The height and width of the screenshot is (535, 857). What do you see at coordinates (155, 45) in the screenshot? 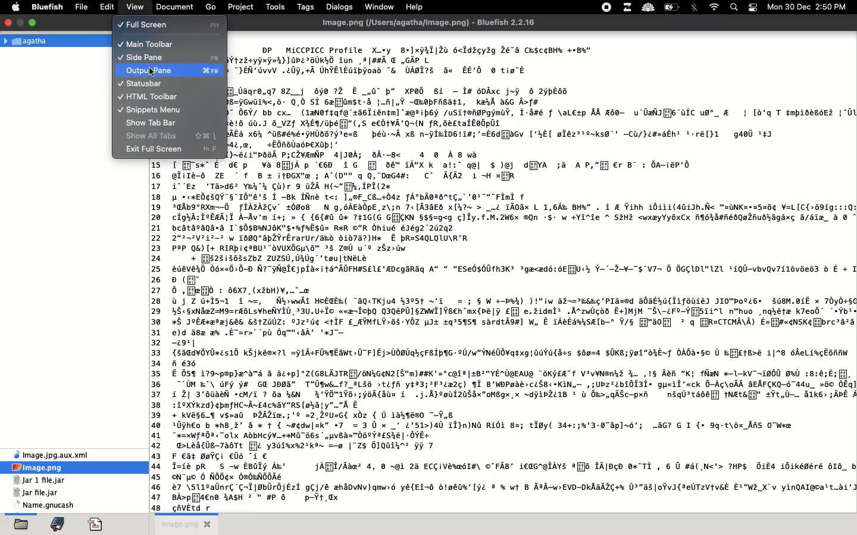
I see `main toolbar` at bounding box center [155, 45].